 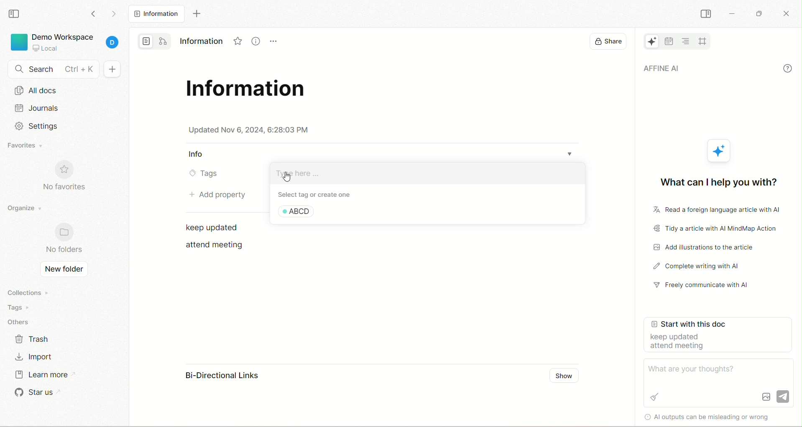 What do you see at coordinates (115, 43) in the screenshot?
I see `account ` at bounding box center [115, 43].